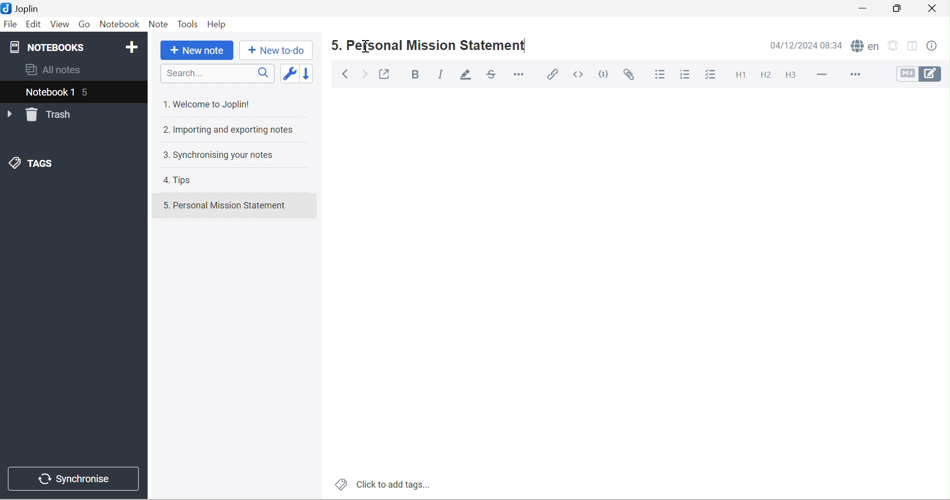 The image size is (950, 500). Describe the element at coordinates (861, 9) in the screenshot. I see `Minimize` at that location.